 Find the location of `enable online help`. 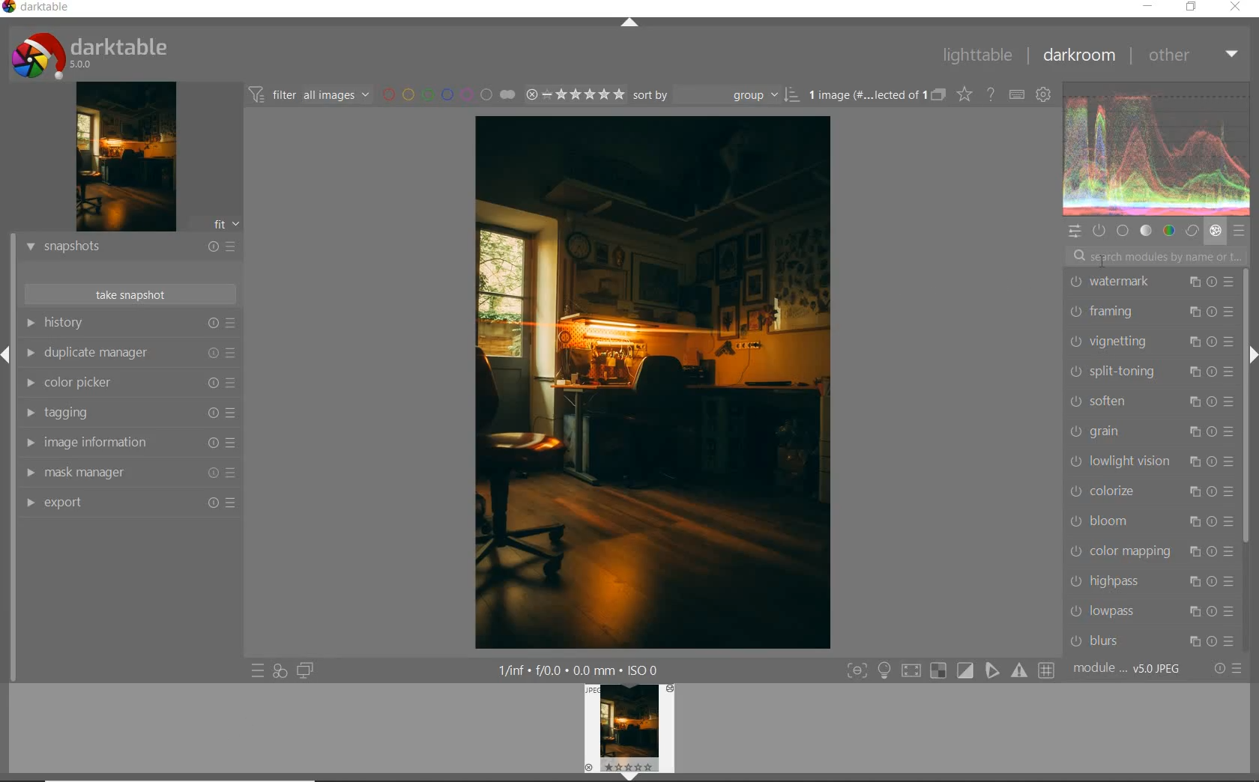

enable online help is located at coordinates (991, 96).